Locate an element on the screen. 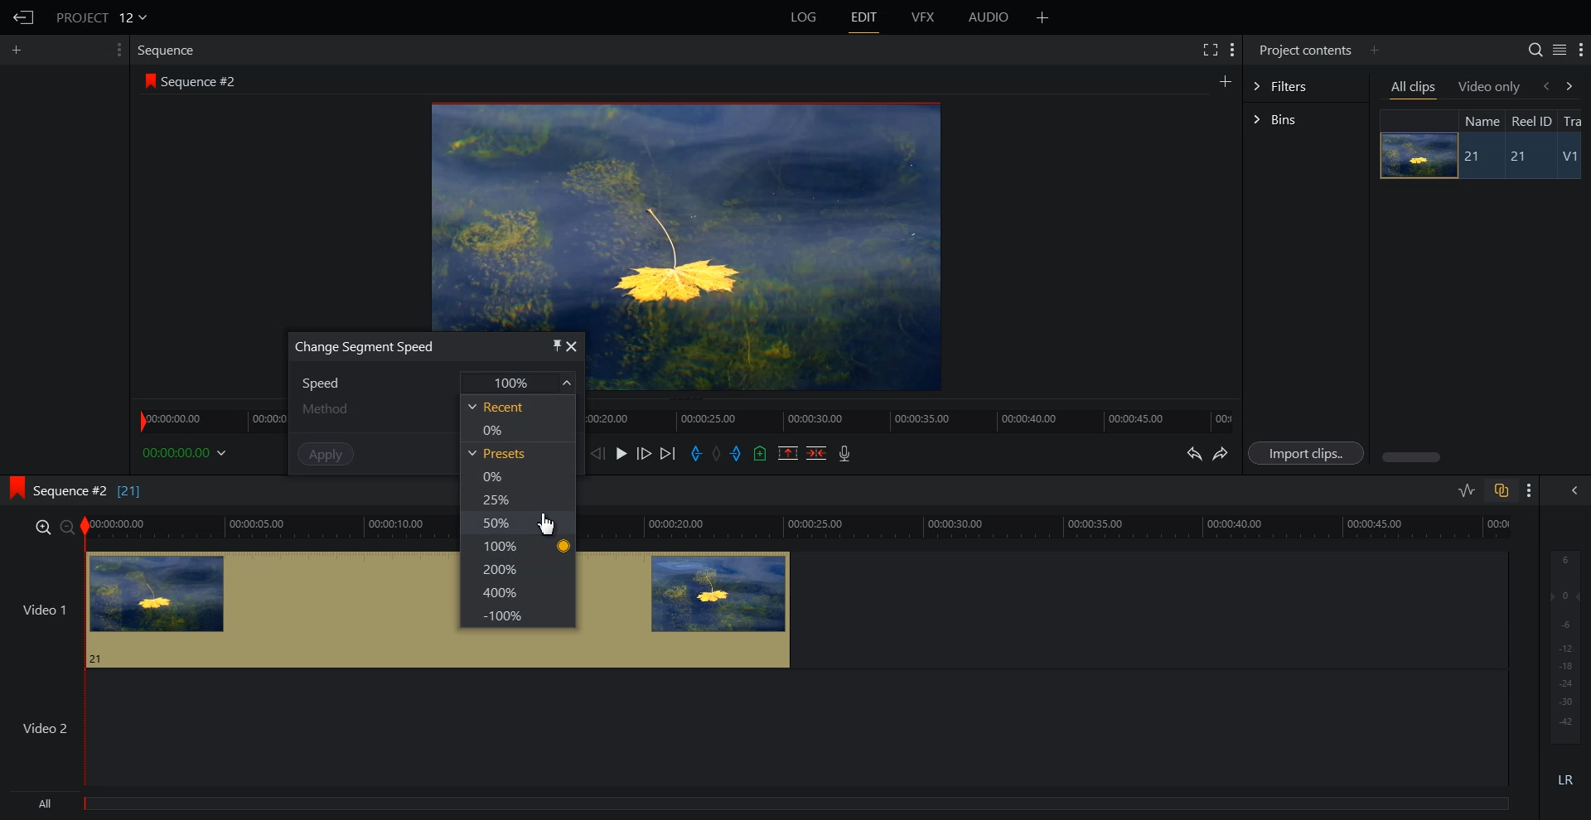 The image size is (1591, 820). 00:00:00.00 is located at coordinates (187, 452).